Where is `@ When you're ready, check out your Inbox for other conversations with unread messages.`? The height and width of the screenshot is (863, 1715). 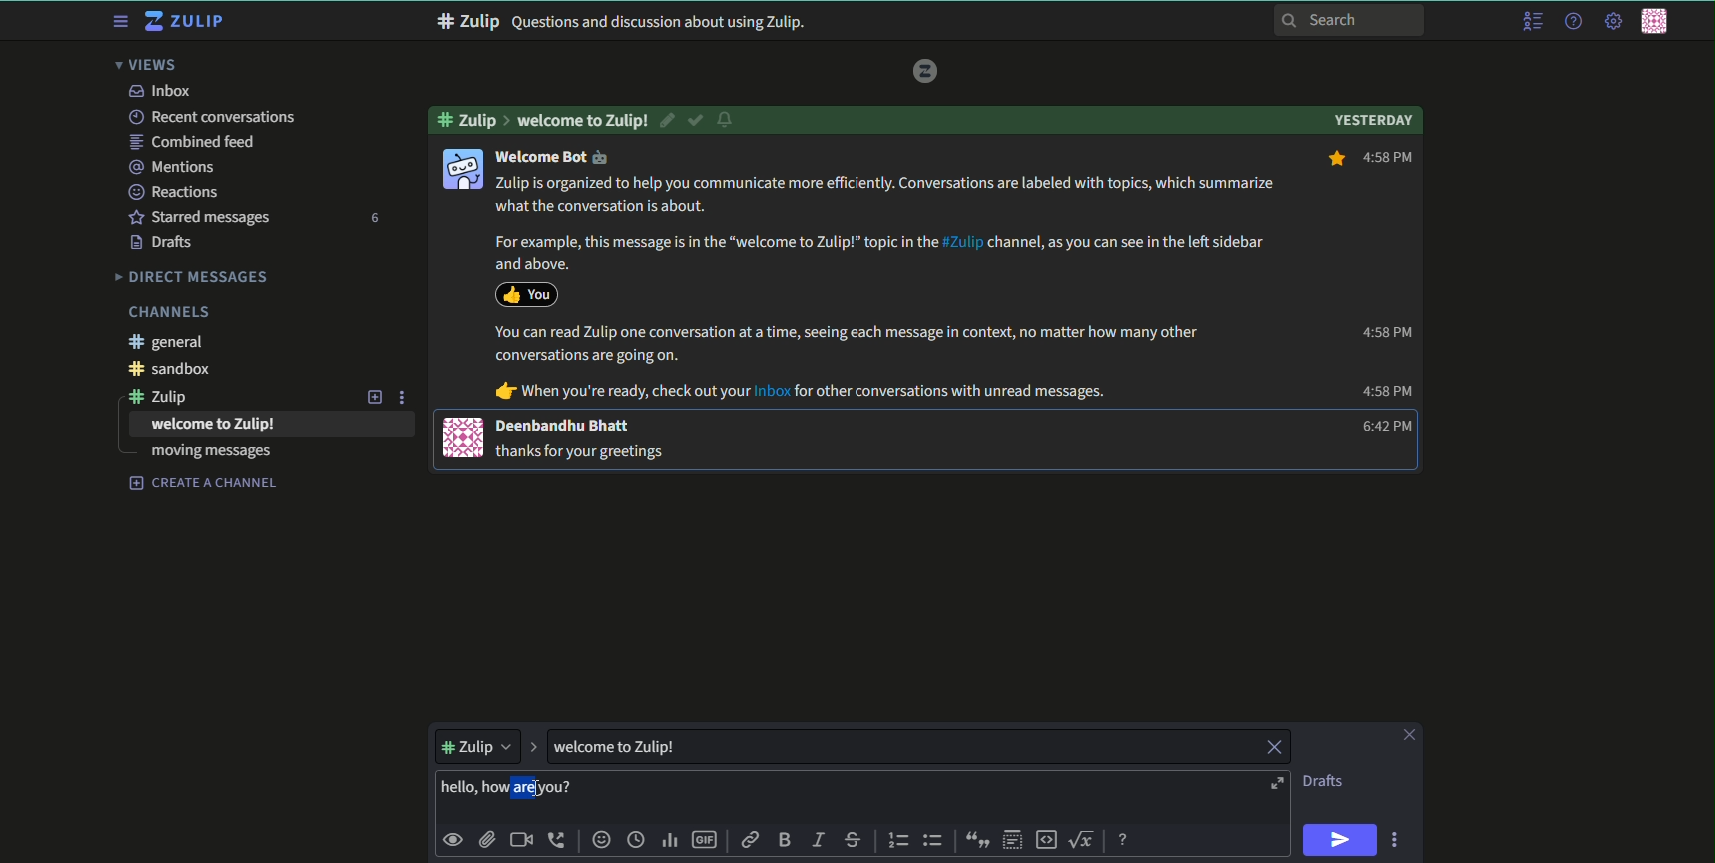 @ When you're ready, check out your Inbox for other conversations with unread messages. is located at coordinates (802, 392).